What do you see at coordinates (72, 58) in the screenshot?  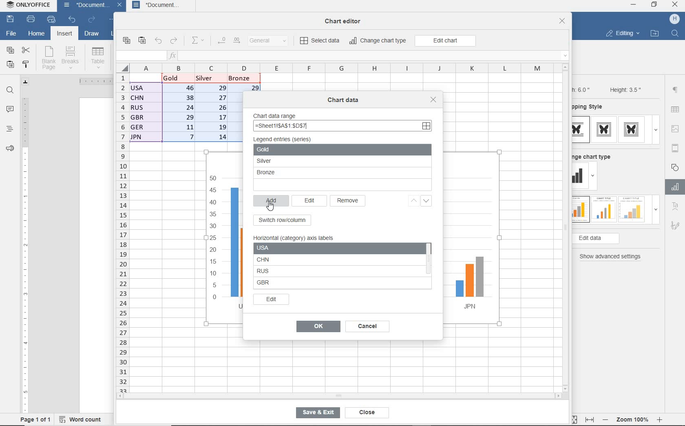 I see `breaks` at bounding box center [72, 58].